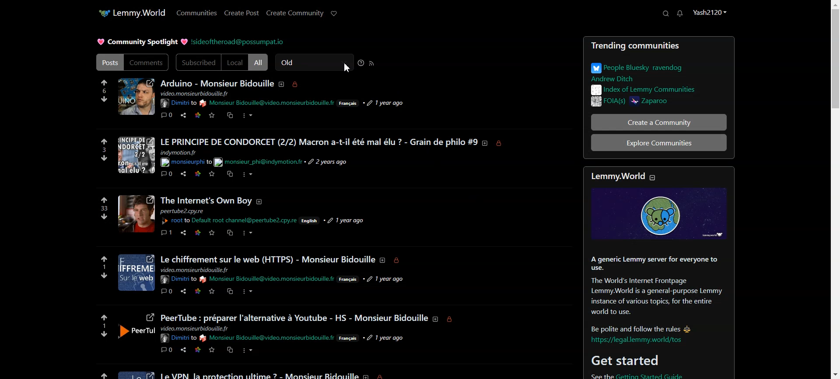  I want to click on link, so click(199, 232).